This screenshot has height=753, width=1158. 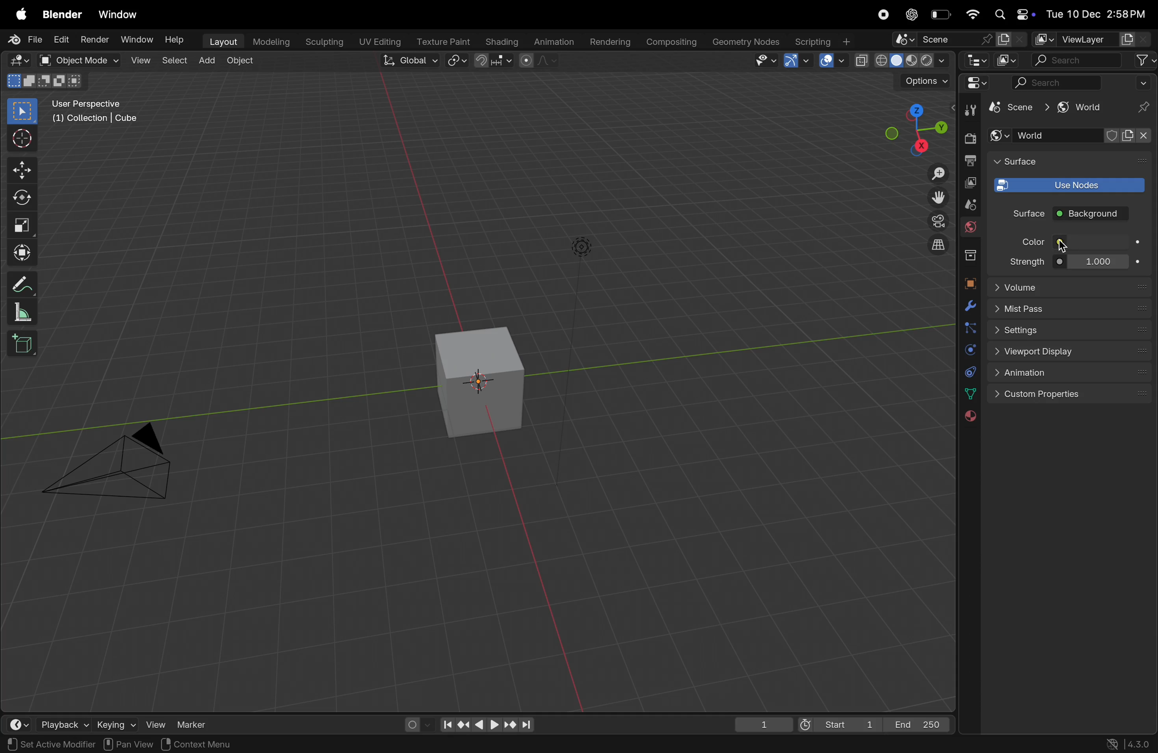 What do you see at coordinates (139, 60) in the screenshot?
I see `view` at bounding box center [139, 60].